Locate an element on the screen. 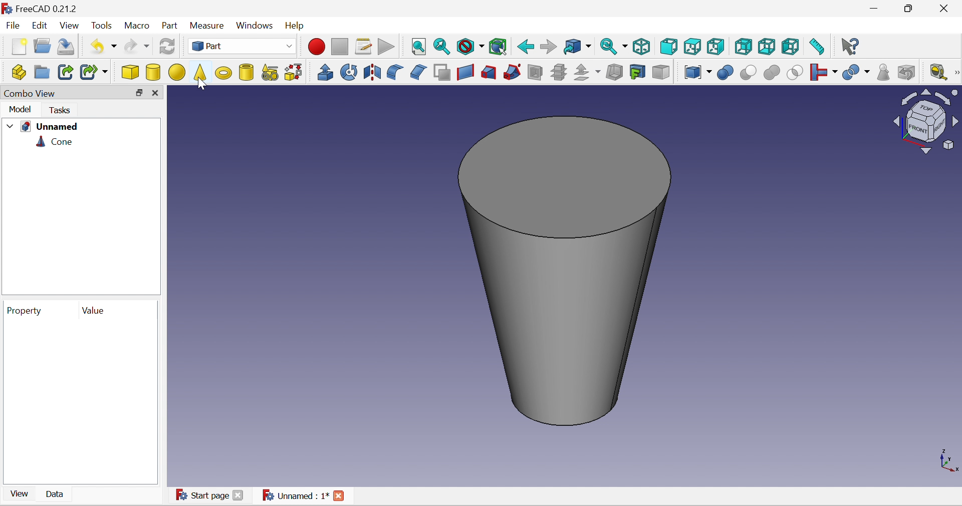  Create part is located at coordinates (19, 71).